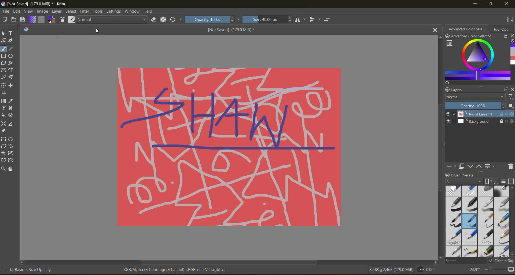  I want to click on close docker, so click(512, 35).